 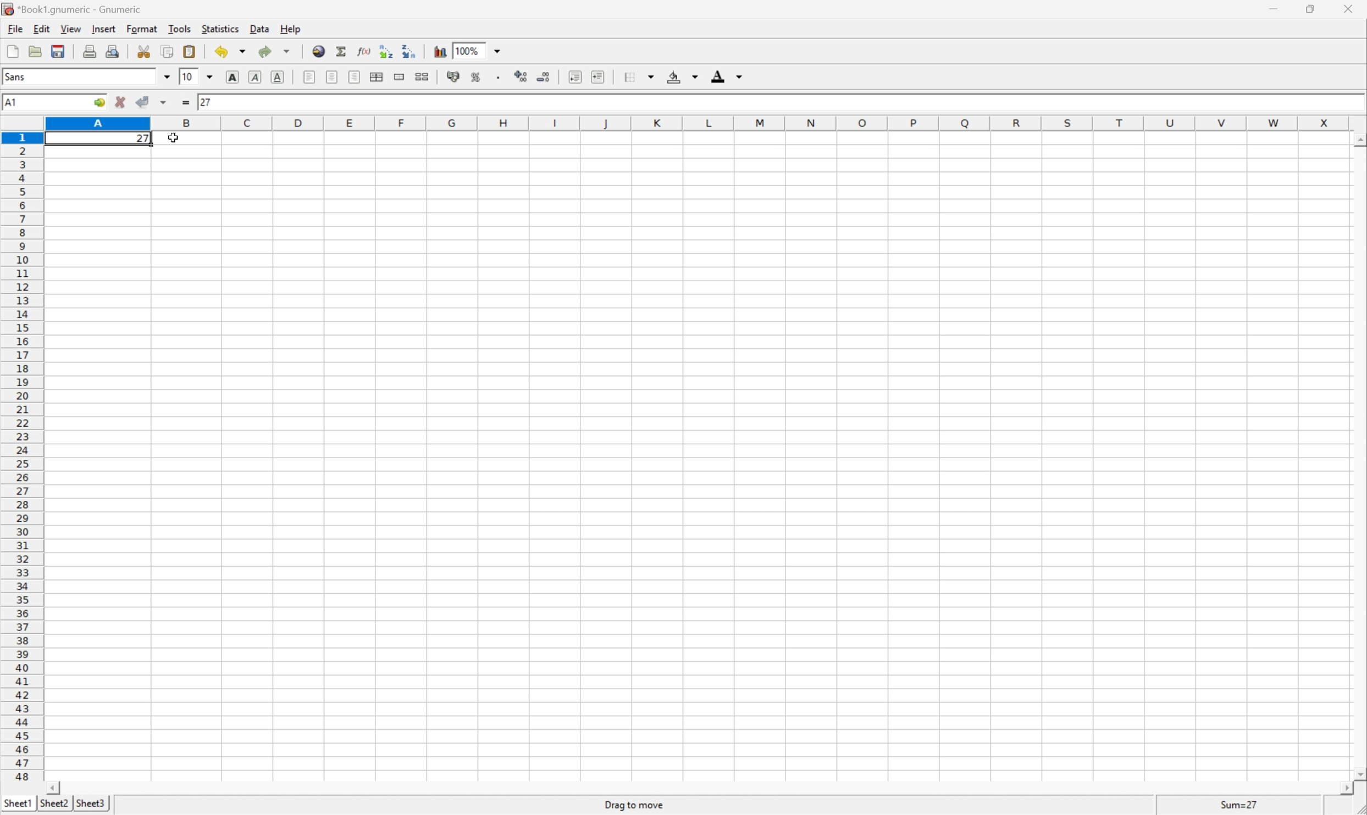 I want to click on Align Right, so click(x=355, y=76).